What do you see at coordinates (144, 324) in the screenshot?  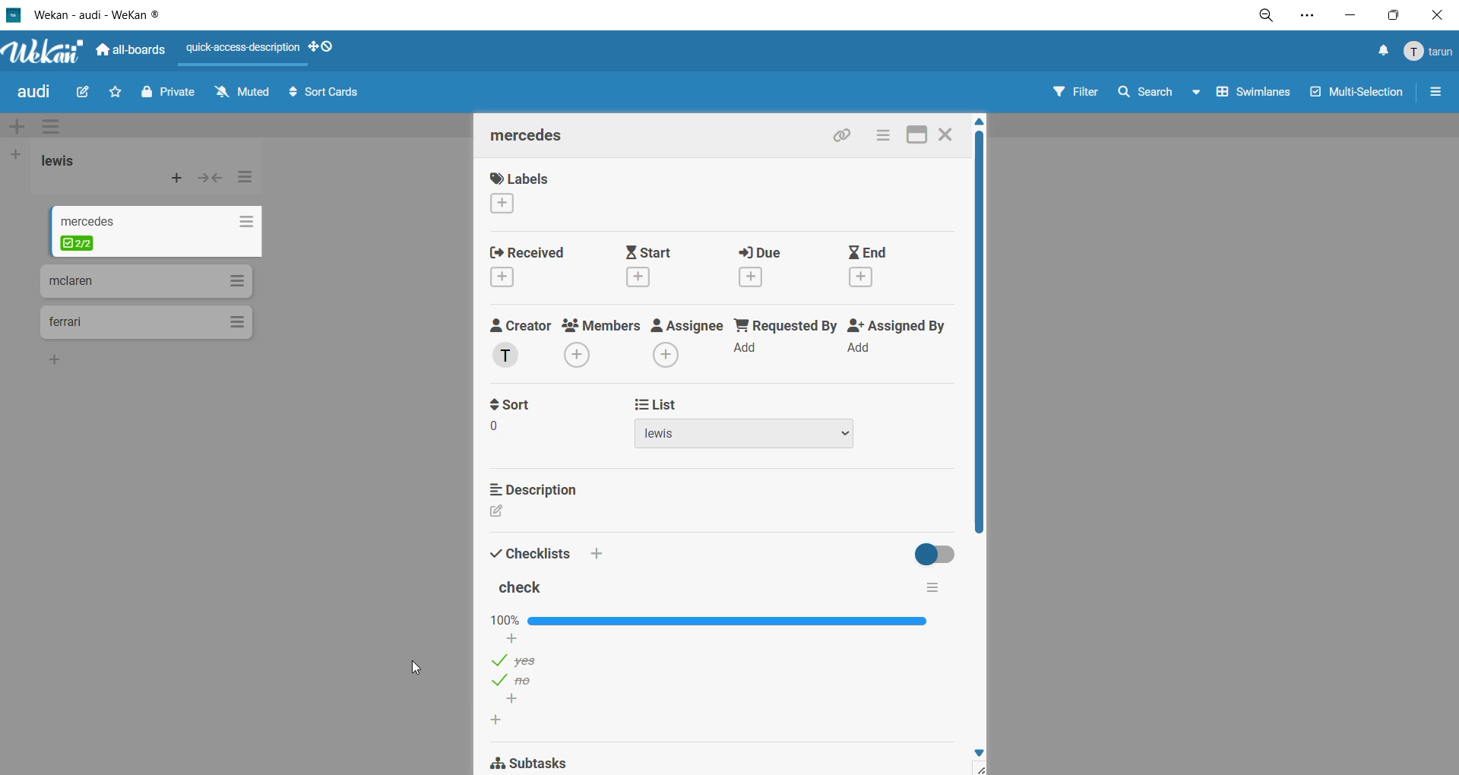 I see `cards` at bounding box center [144, 324].